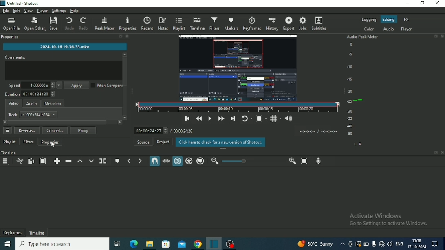 The height and width of the screenshot is (250, 445). I want to click on Properties, so click(11, 37).